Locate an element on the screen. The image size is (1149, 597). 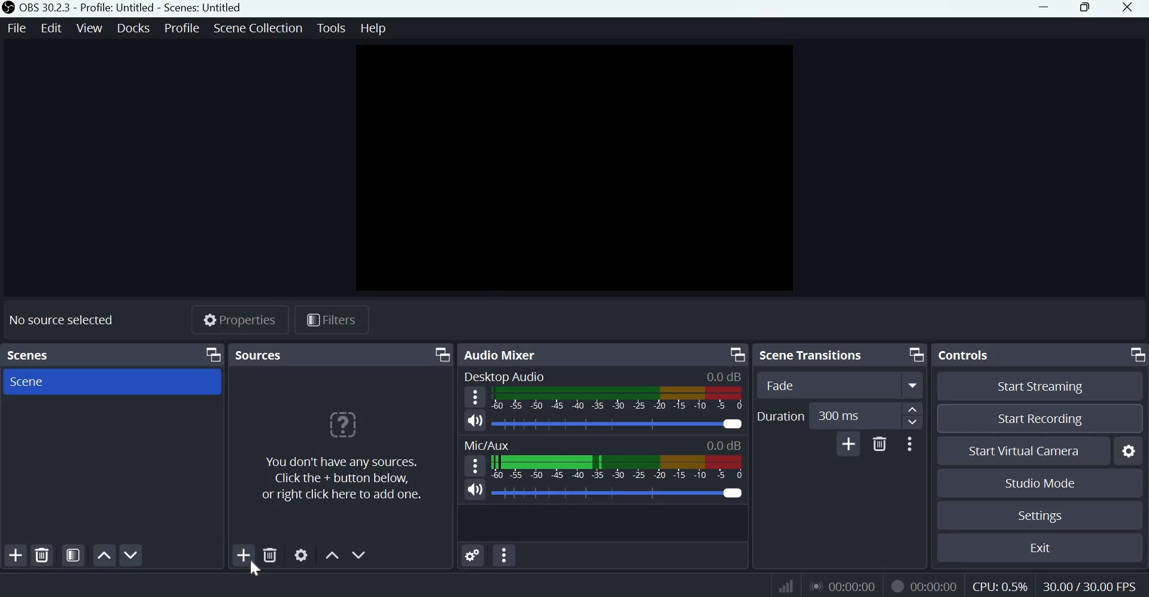
Properties is located at coordinates (238, 319).